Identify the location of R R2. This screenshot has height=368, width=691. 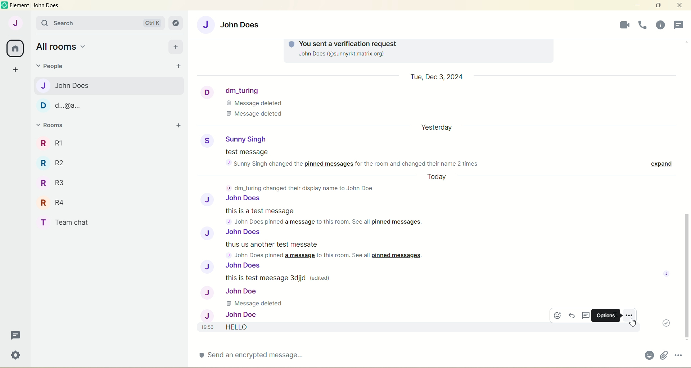
(57, 163).